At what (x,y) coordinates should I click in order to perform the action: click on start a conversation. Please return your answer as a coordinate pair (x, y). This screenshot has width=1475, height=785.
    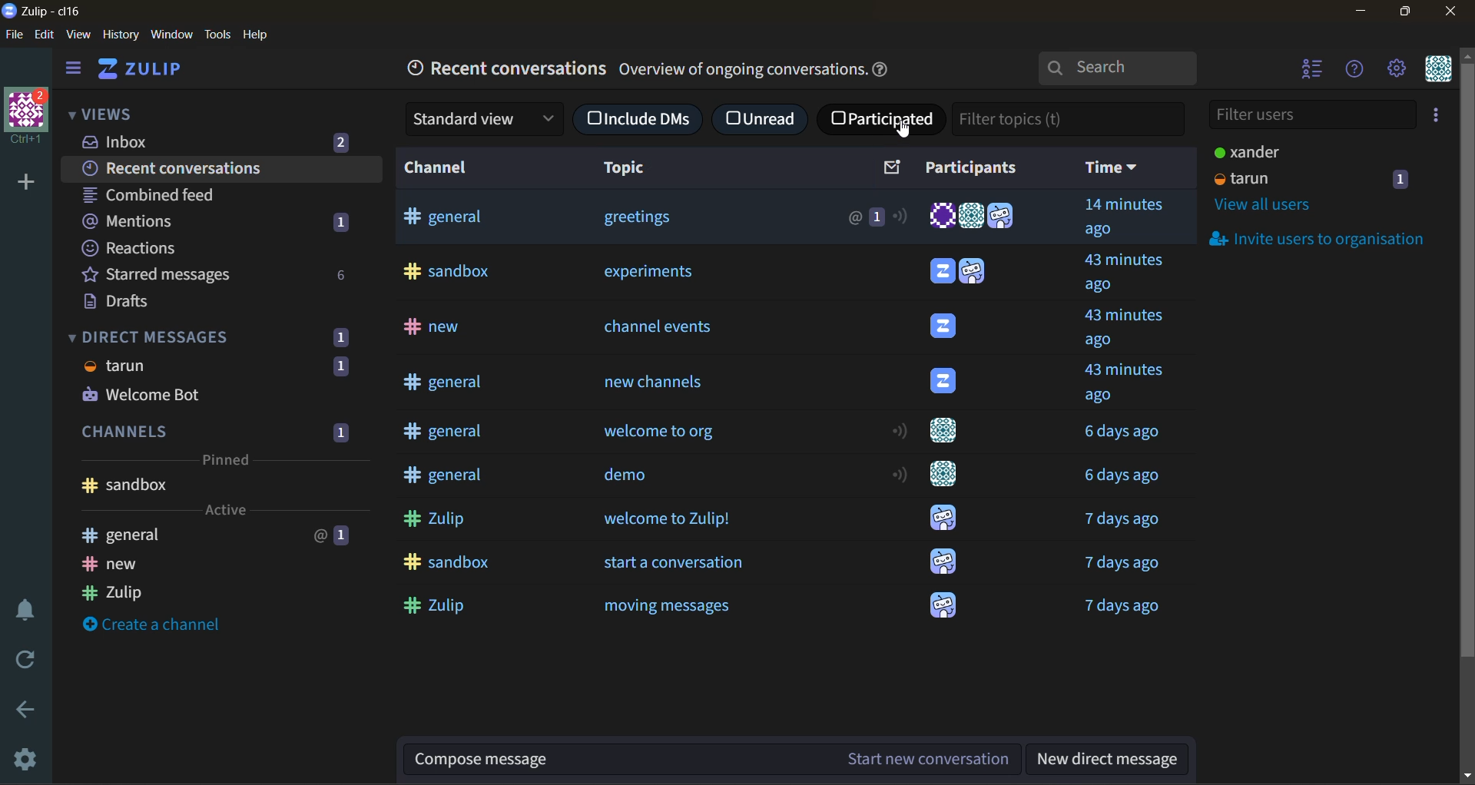
    Looking at the image, I should click on (676, 561).